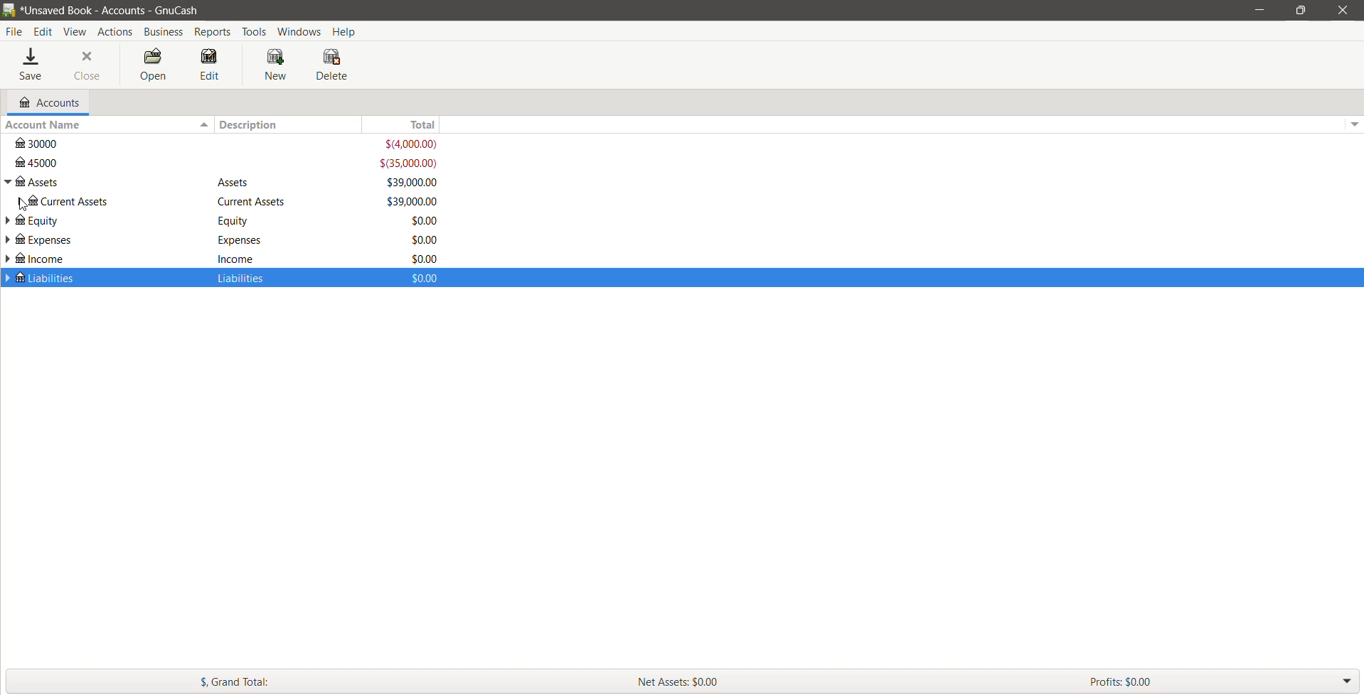  Describe the element at coordinates (414, 201) in the screenshot. I see `$0.00` at that location.